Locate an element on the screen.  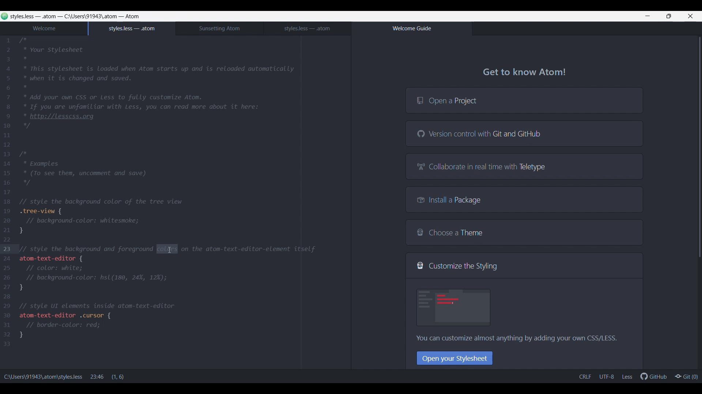
cursor is located at coordinates (167, 249).